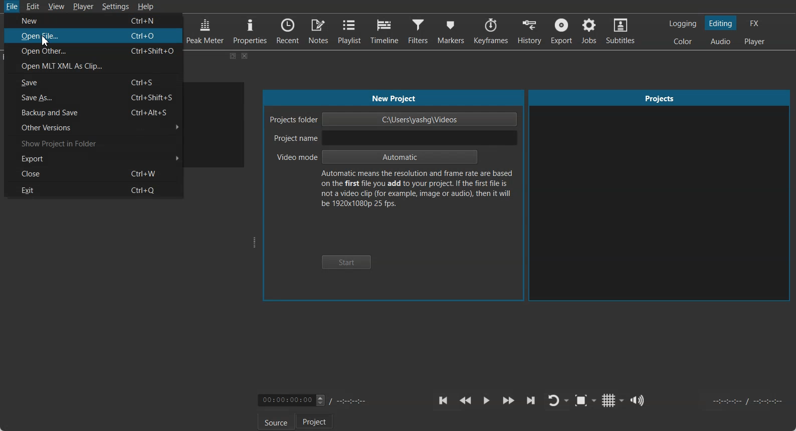 This screenshot has height=431, width=796. What do you see at coordinates (742, 401) in the screenshot?
I see `Video Timing` at bounding box center [742, 401].